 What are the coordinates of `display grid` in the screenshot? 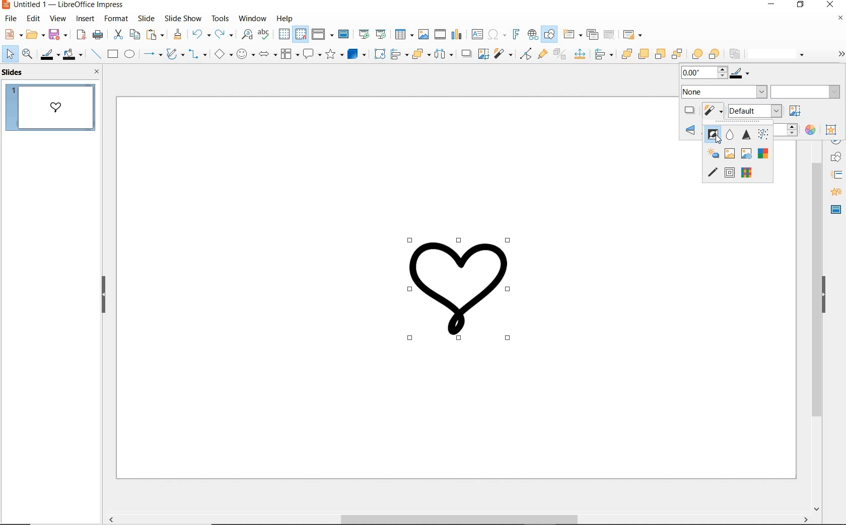 It's located at (284, 34).